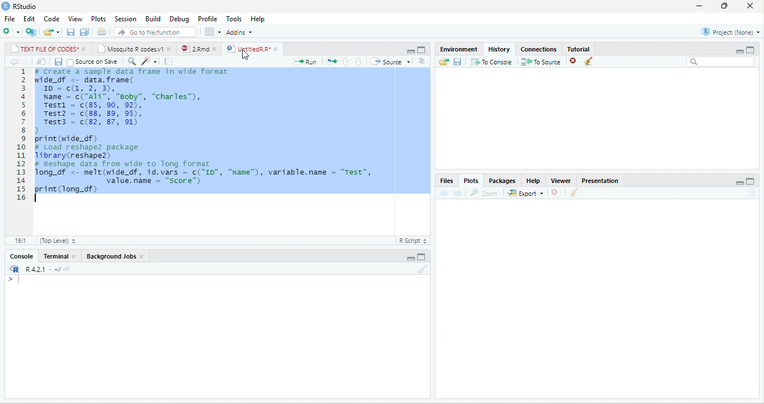  I want to click on To Console, so click(492, 61).